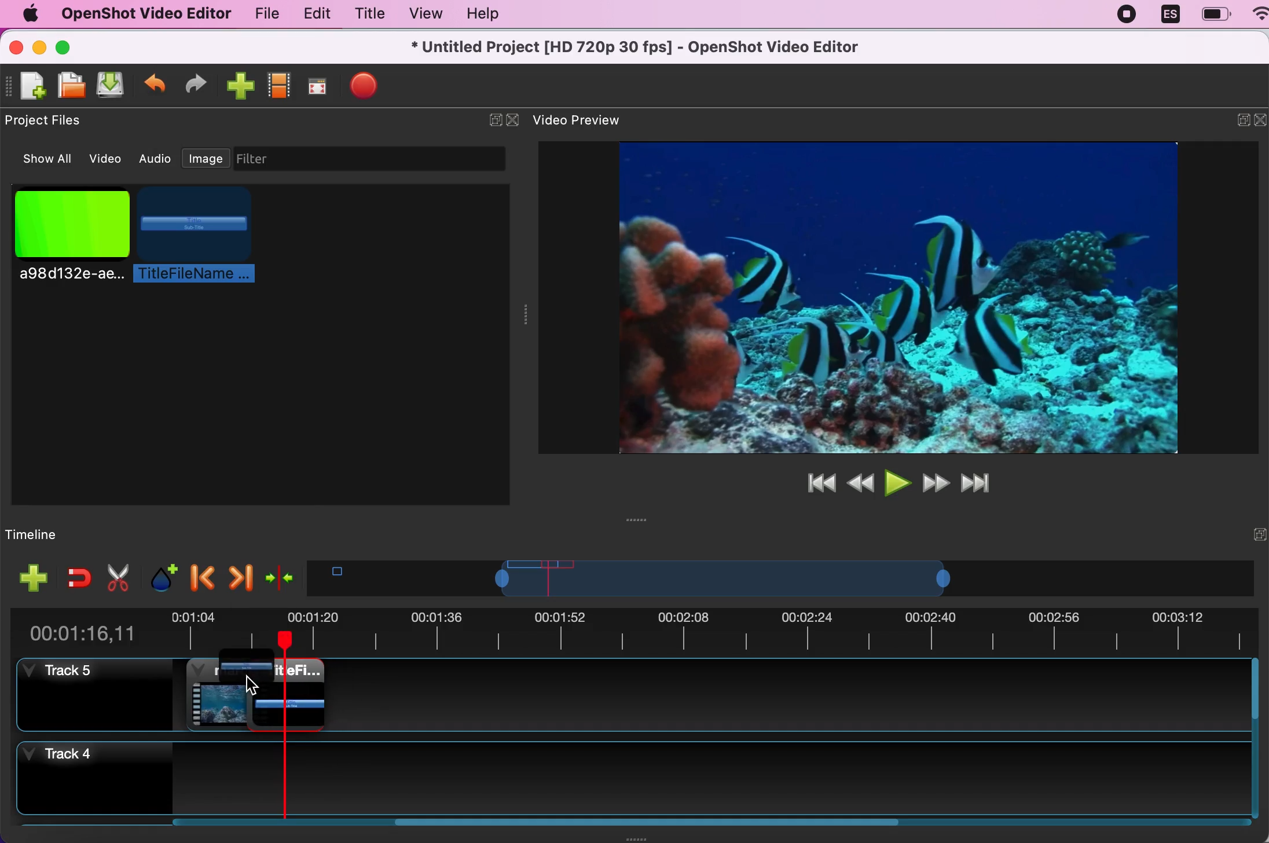 The image size is (1269, 843). What do you see at coordinates (637, 48) in the screenshot?
I see `title - Untitled Project [HD 720p 30 fps)-OpenShot Video Editor` at bounding box center [637, 48].